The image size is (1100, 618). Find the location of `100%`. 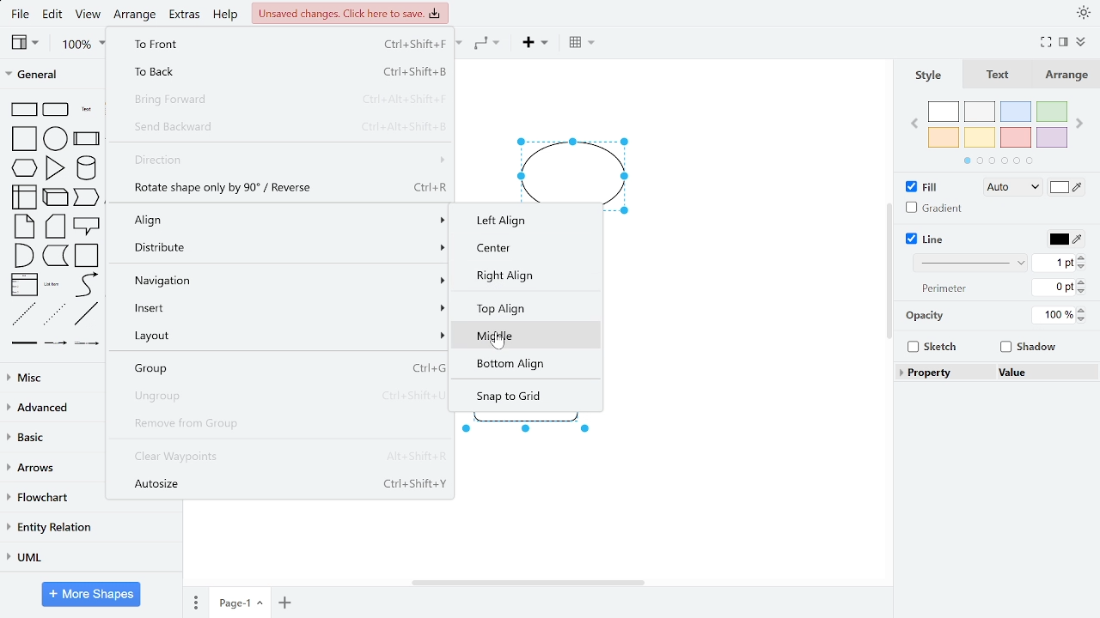

100% is located at coordinates (1051, 315).